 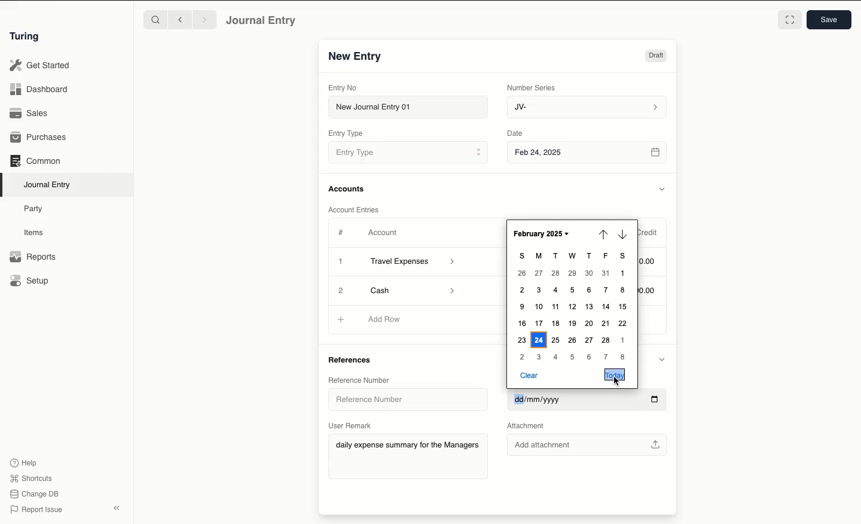 What do you see at coordinates (385, 319) in the screenshot?
I see `Add Row` at bounding box center [385, 319].